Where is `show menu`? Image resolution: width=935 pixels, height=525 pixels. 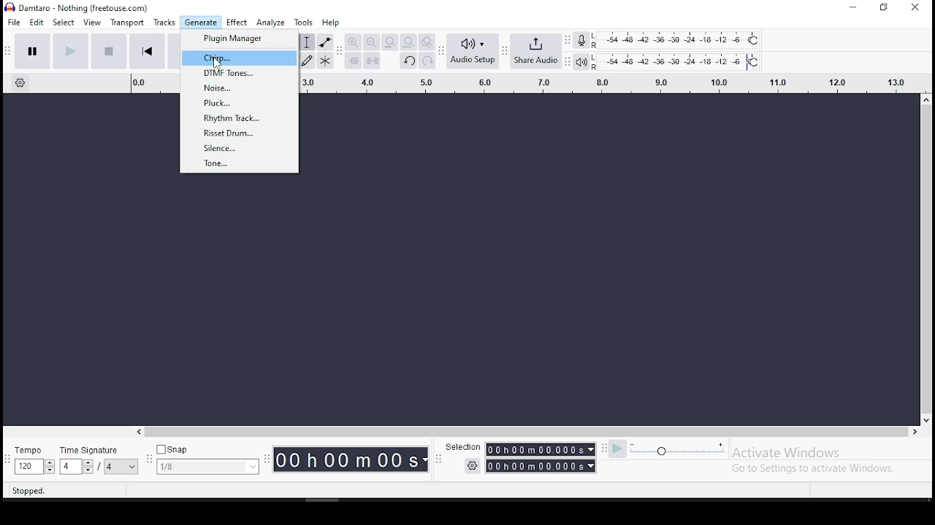 show menu is located at coordinates (267, 466).